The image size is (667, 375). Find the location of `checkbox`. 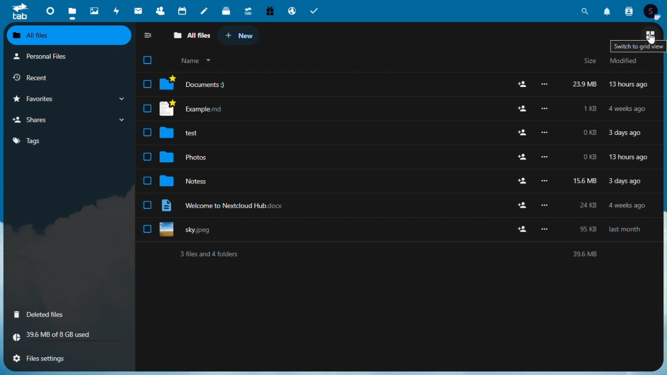

checkbox is located at coordinates (147, 181).